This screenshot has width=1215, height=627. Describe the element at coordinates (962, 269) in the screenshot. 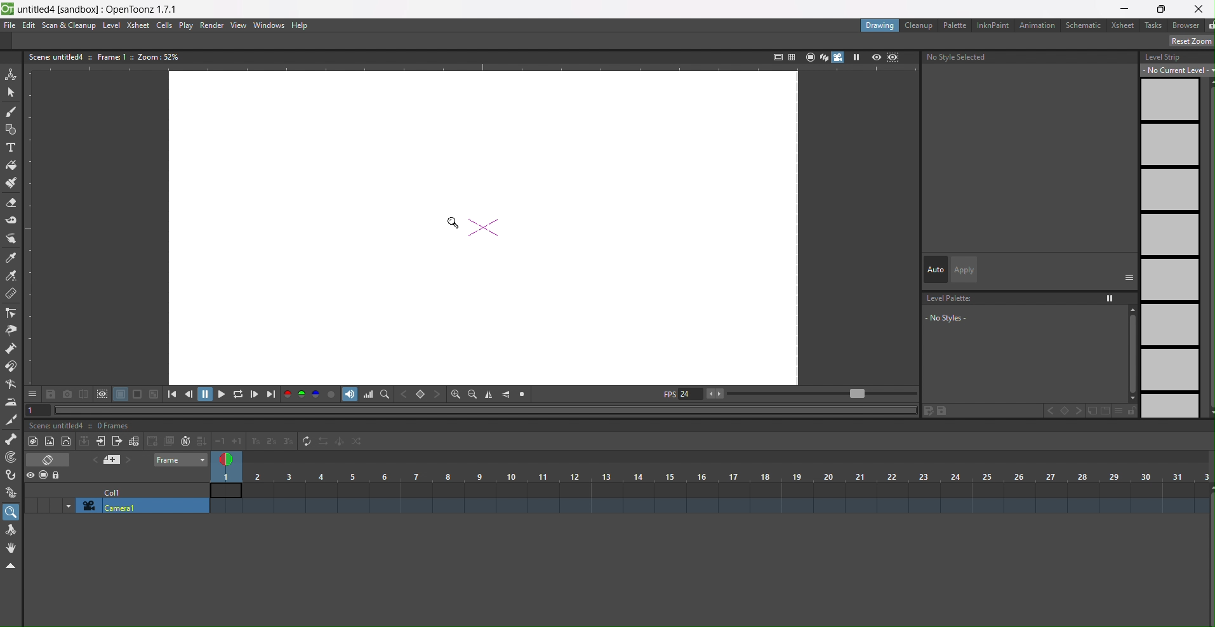

I see `apply` at that location.